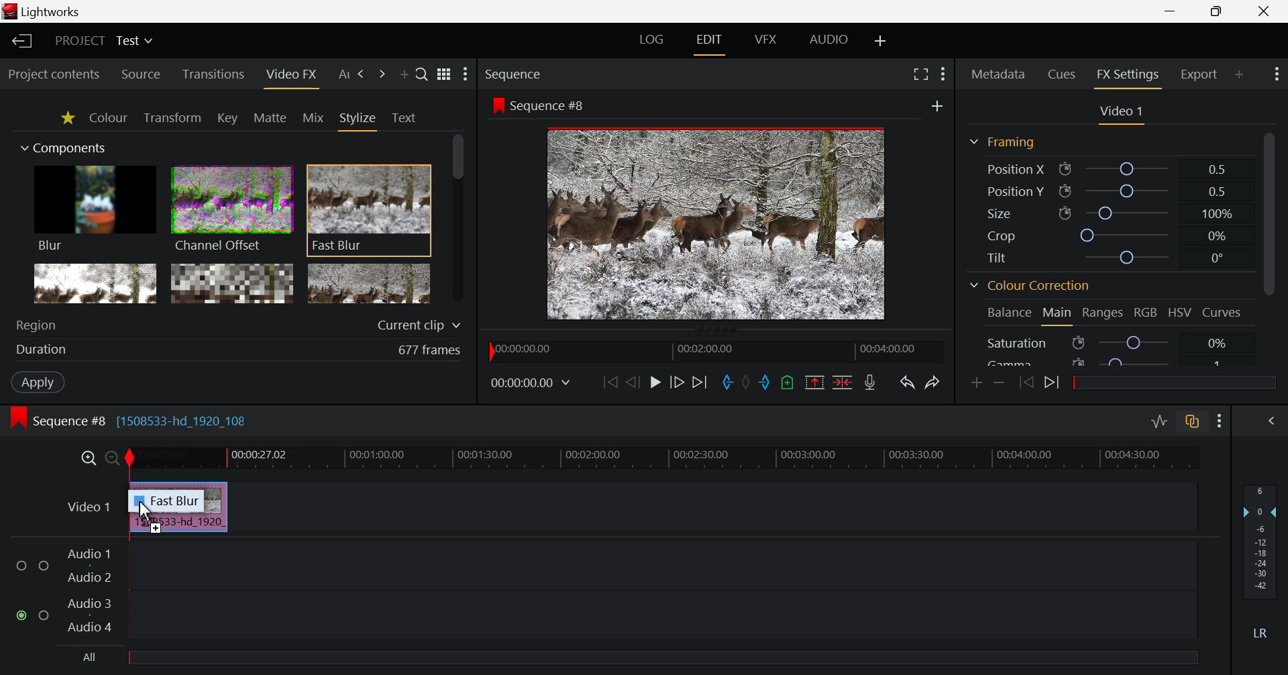 The height and width of the screenshot is (675, 1288). What do you see at coordinates (1220, 421) in the screenshot?
I see `Show Settings` at bounding box center [1220, 421].